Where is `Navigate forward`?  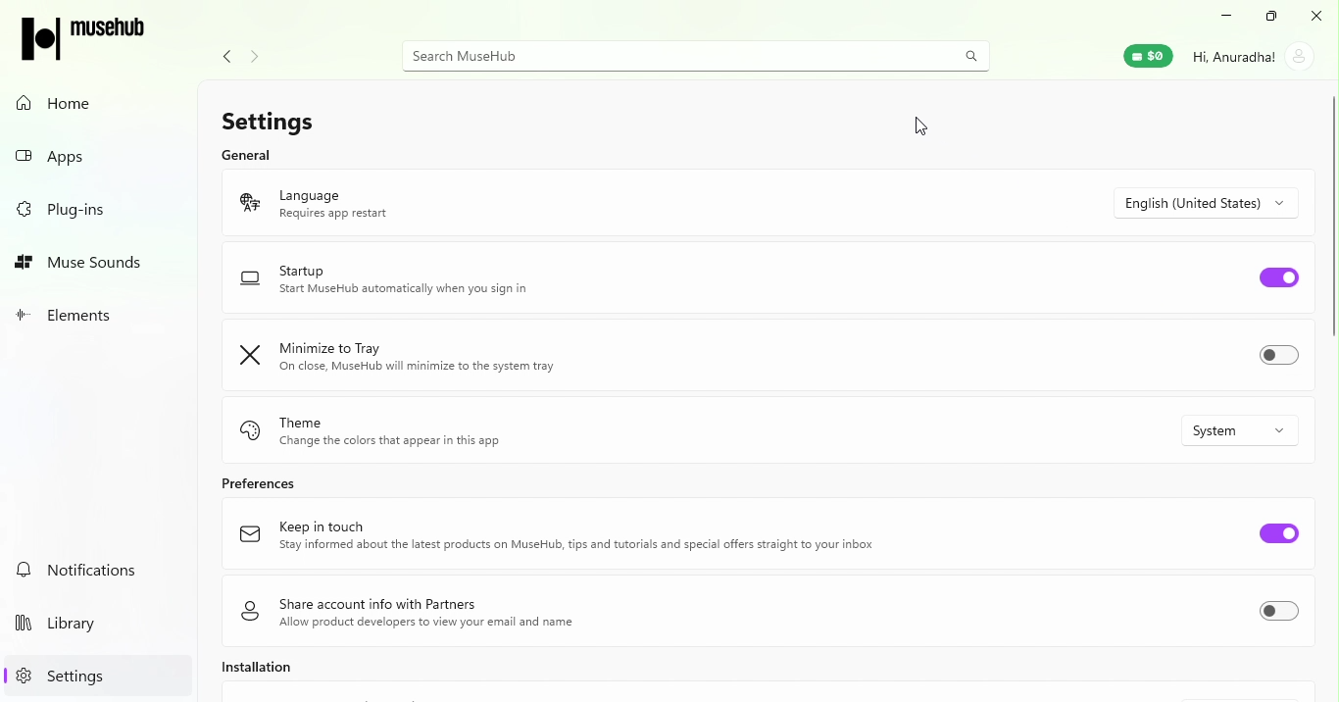
Navigate forward is located at coordinates (253, 53).